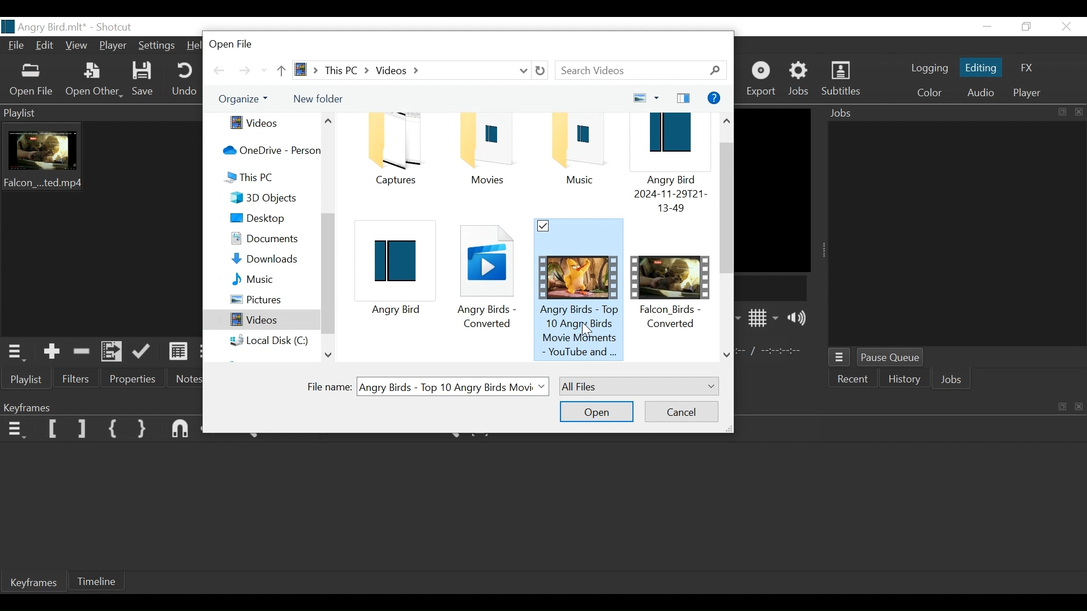 Image resolution: width=1087 pixels, height=611 pixels. Describe the element at coordinates (269, 300) in the screenshot. I see `Pictures` at that location.